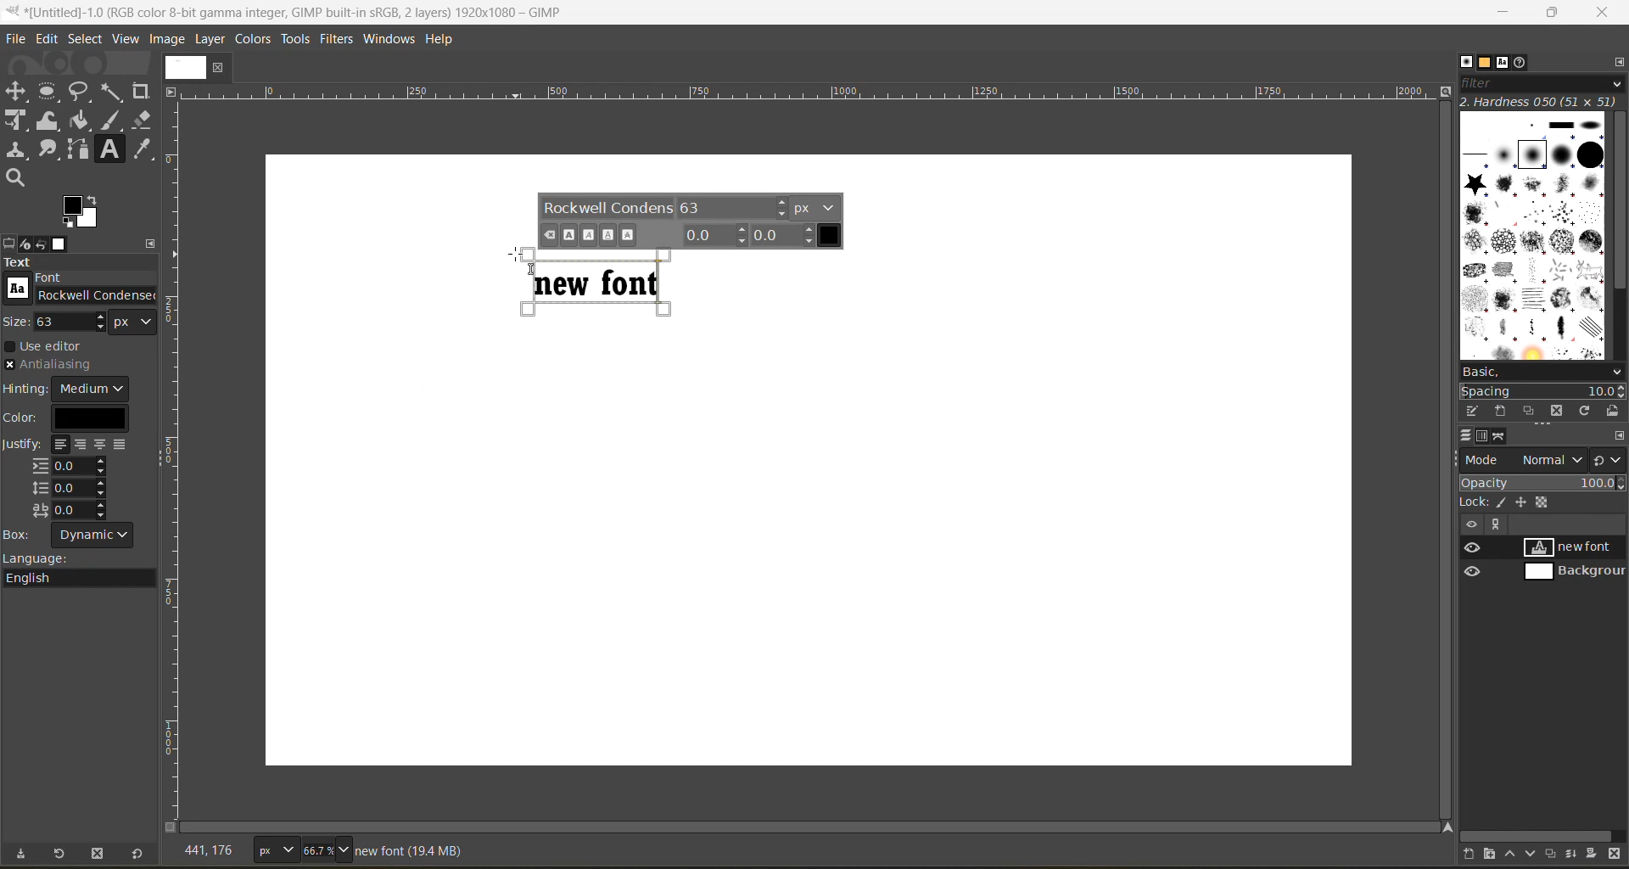 The width and height of the screenshot is (1629, 869). Describe the element at coordinates (86, 41) in the screenshot. I see `select` at that location.